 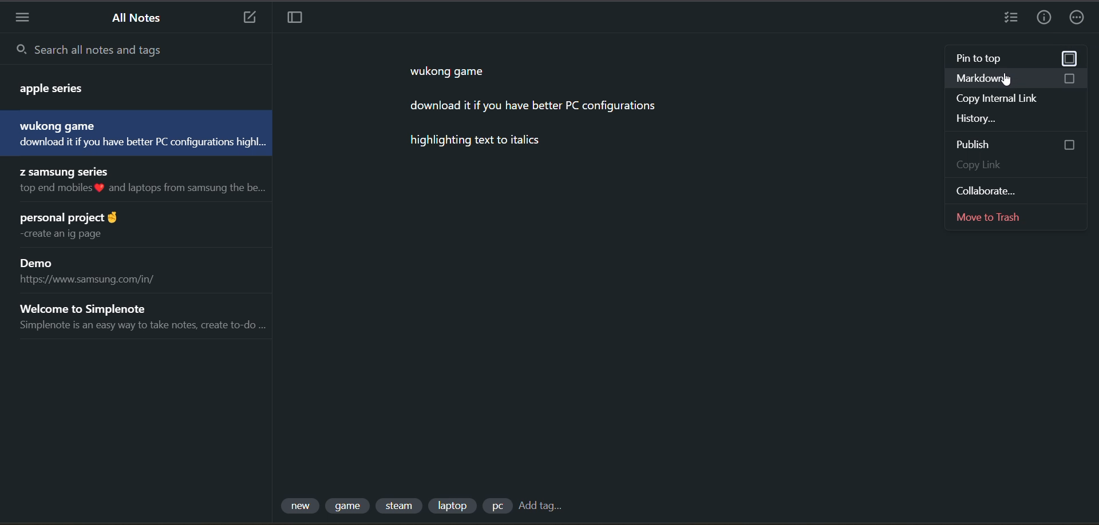 What do you see at coordinates (1016, 59) in the screenshot?
I see `pin to top` at bounding box center [1016, 59].